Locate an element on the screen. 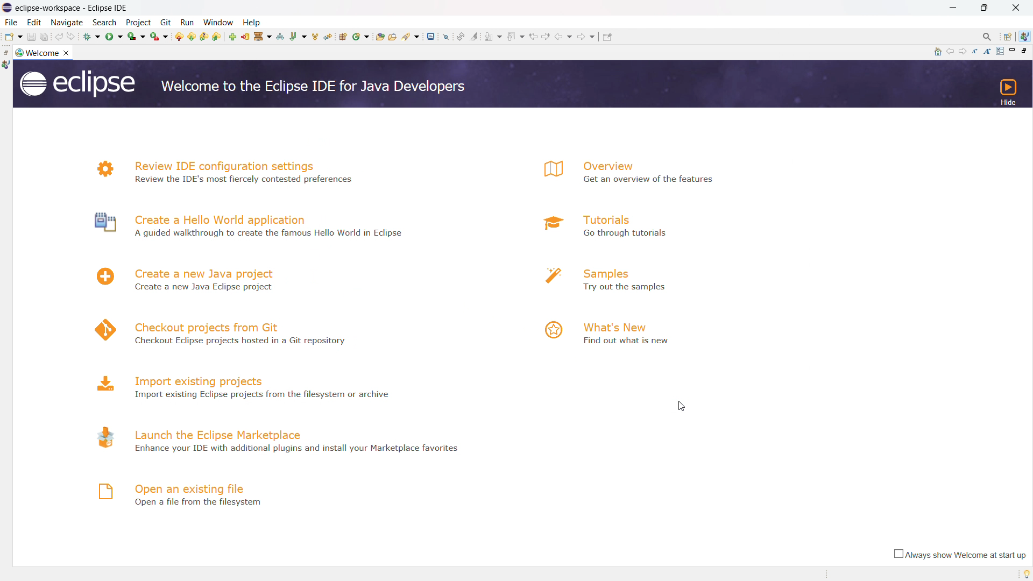 The image size is (1033, 581). previous annotation is located at coordinates (515, 38).